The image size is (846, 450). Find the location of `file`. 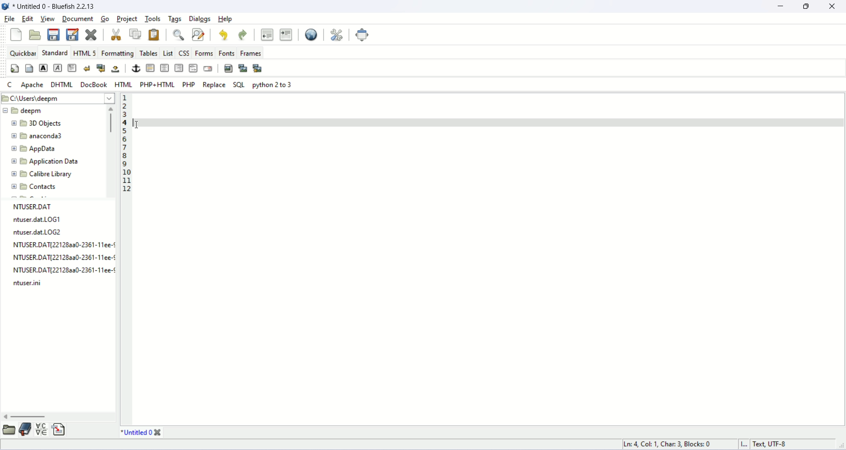

file is located at coordinates (8, 18).